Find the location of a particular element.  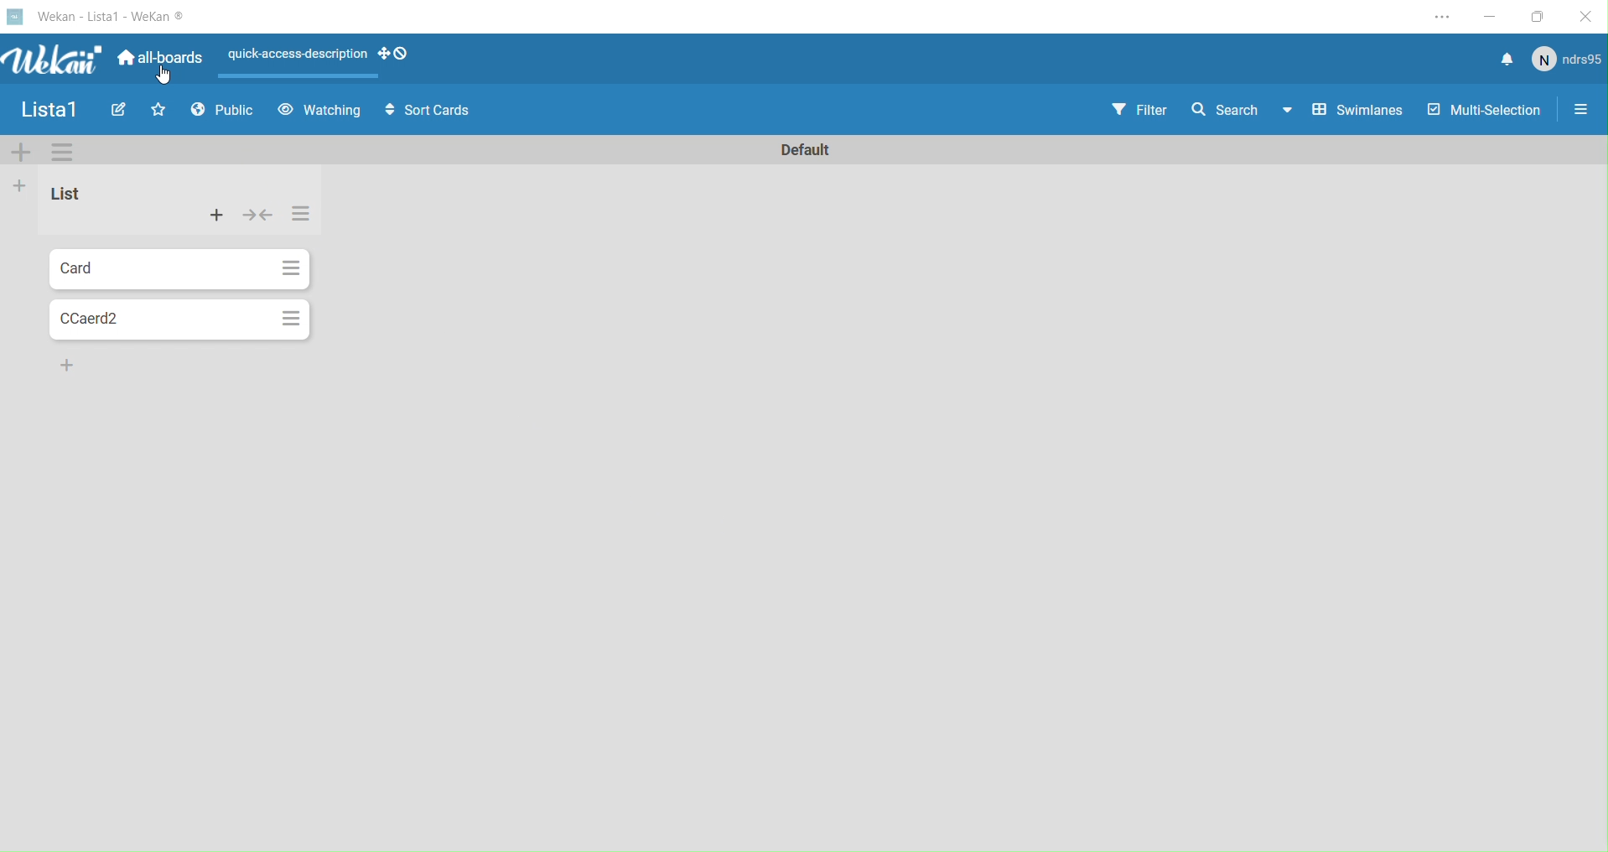

cursor is located at coordinates (166, 76).